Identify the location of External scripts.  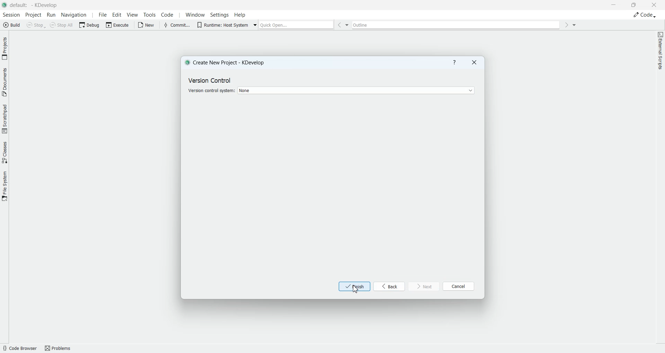
(660, 53).